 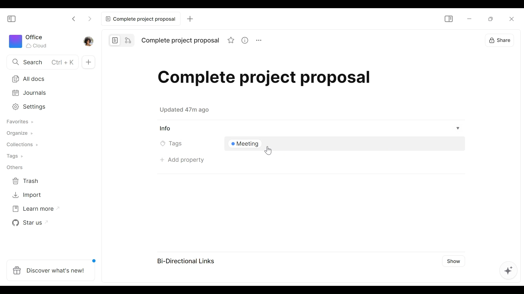 What do you see at coordinates (29, 181) in the screenshot?
I see `Trash` at bounding box center [29, 181].